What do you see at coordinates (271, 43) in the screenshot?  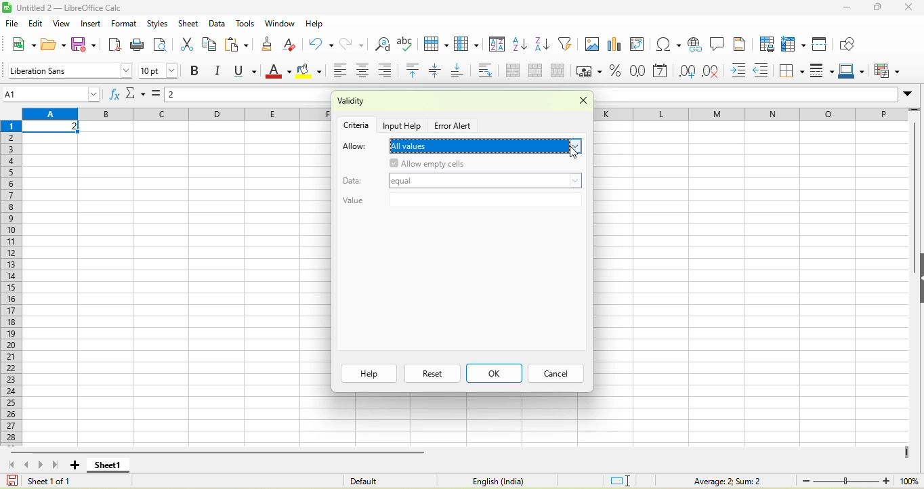 I see `clone formatting` at bounding box center [271, 43].